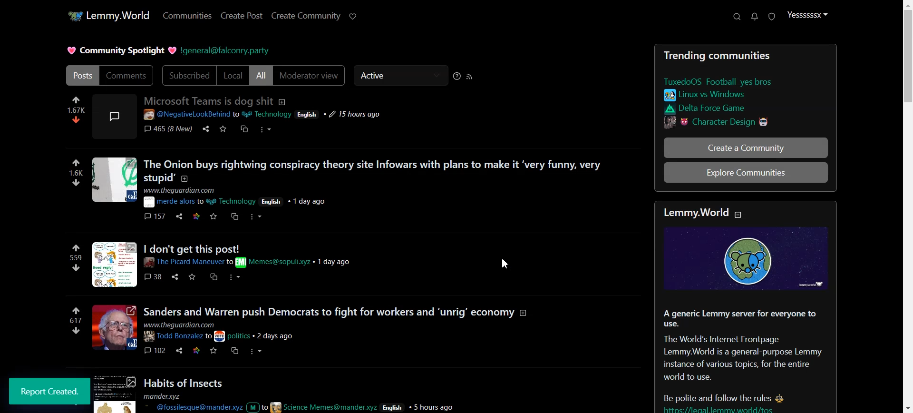 This screenshot has height=413, width=913. What do you see at coordinates (179, 217) in the screenshot?
I see `share` at bounding box center [179, 217].